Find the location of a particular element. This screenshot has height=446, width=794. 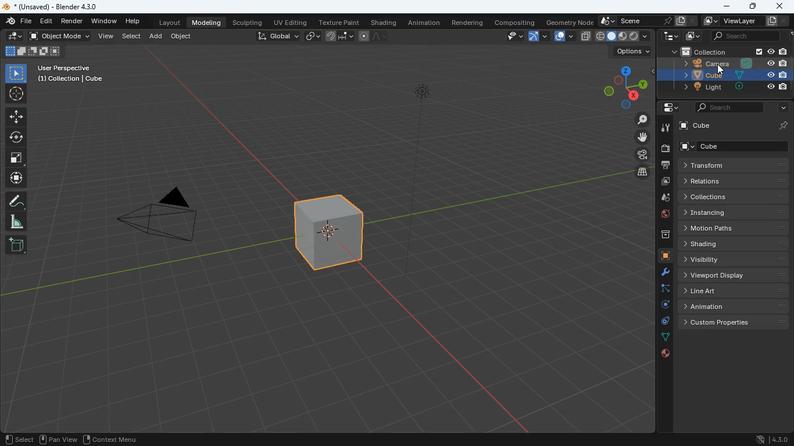

object is located at coordinates (180, 37).